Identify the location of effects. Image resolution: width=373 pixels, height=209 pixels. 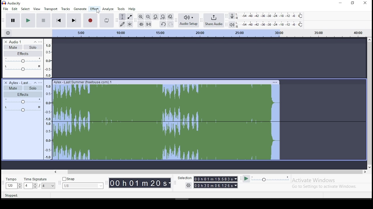
(23, 94).